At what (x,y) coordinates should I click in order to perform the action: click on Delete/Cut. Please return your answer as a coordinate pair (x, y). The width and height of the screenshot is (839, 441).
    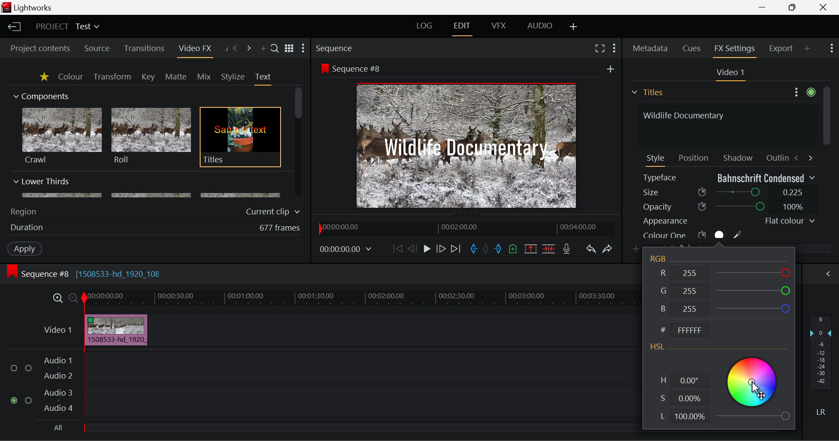
    Looking at the image, I should click on (550, 248).